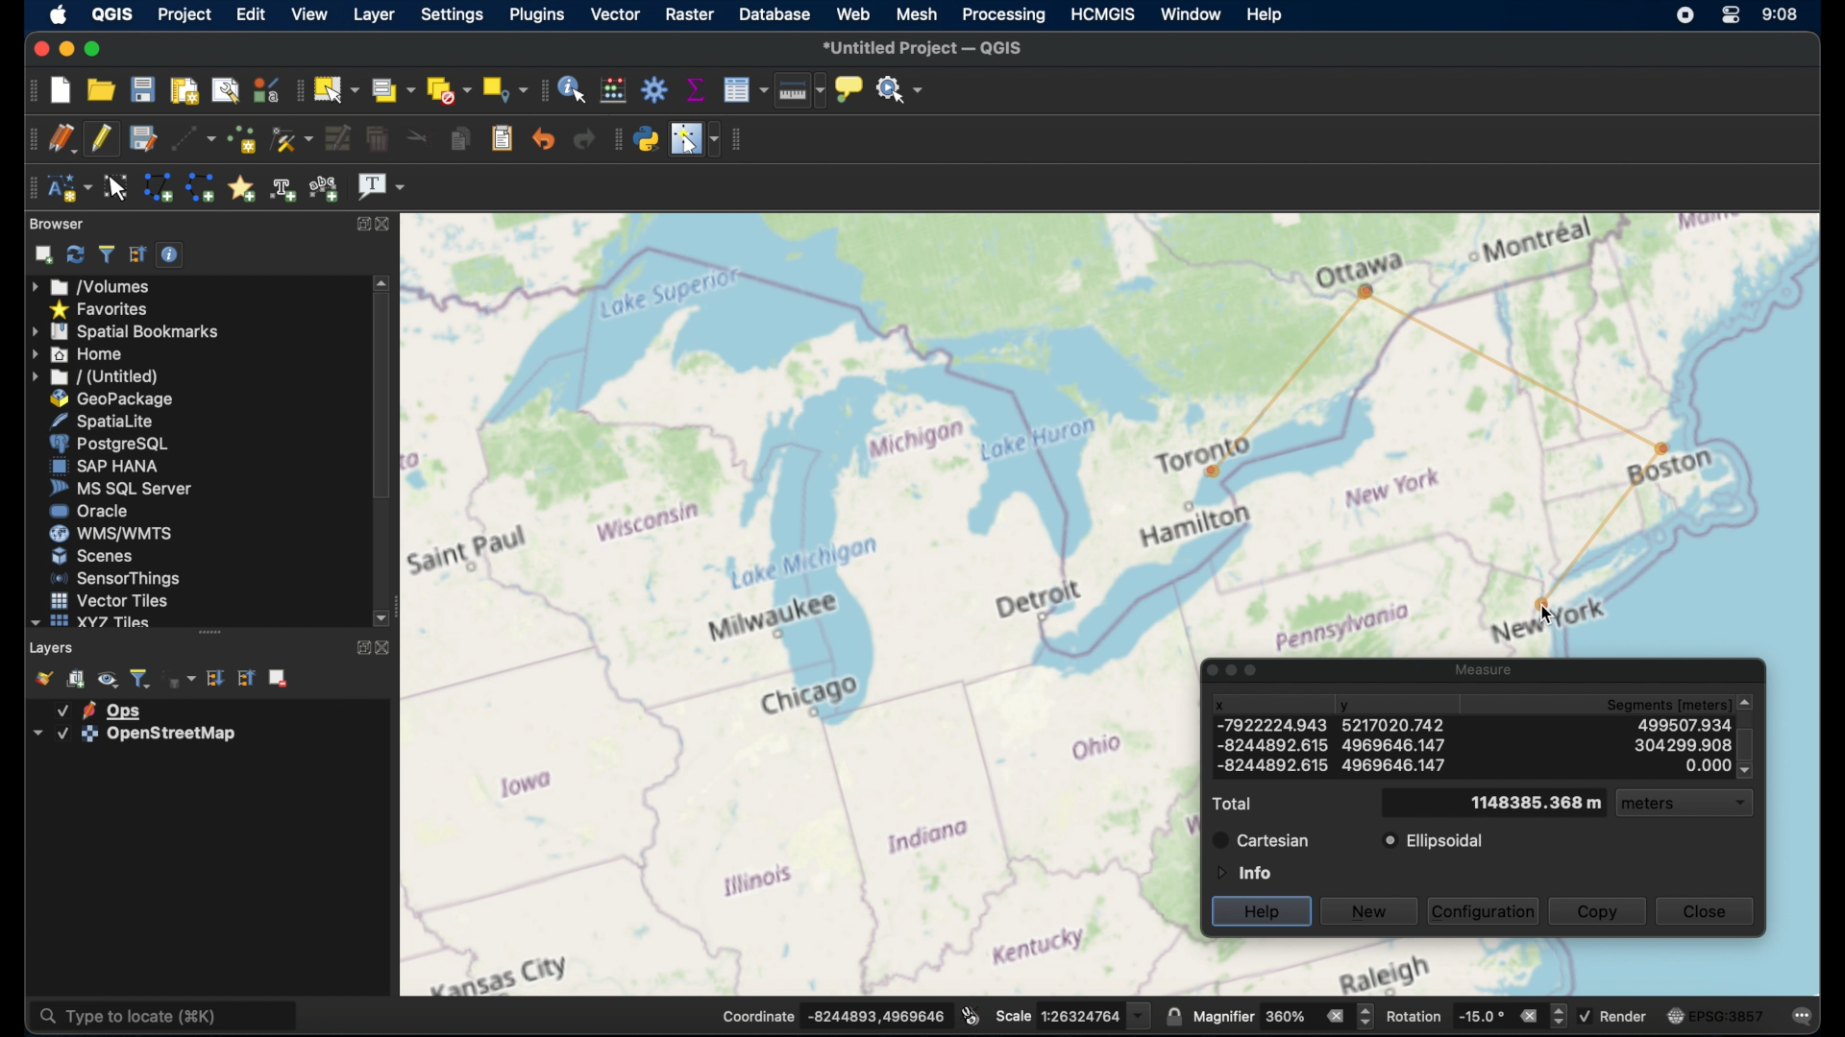  I want to click on drag handle, so click(209, 632).